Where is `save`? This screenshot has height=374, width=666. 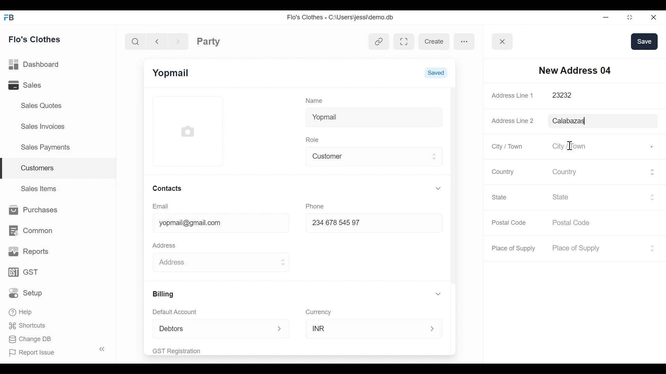
save is located at coordinates (644, 41).